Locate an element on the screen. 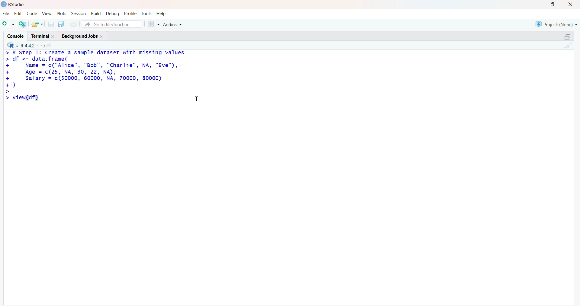 Image resolution: width=580 pixels, height=306 pixels. File is located at coordinates (6, 14).